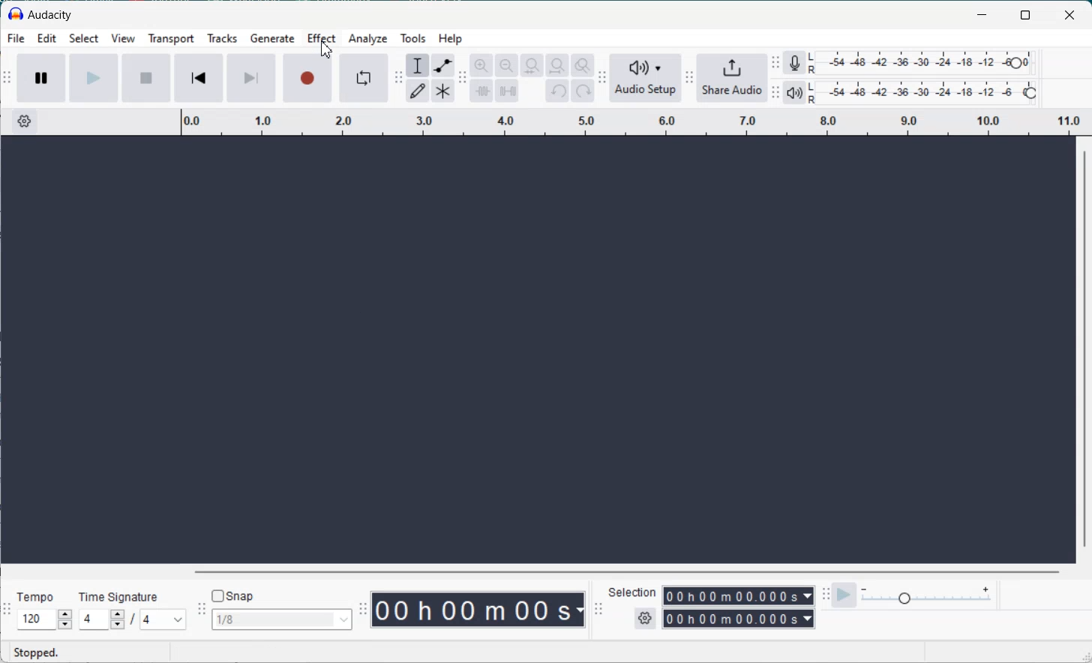 The width and height of the screenshot is (1092, 663). What do you see at coordinates (508, 91) in the screenshot?
I see `Silence audio selection` at bounding box center [508, 91].